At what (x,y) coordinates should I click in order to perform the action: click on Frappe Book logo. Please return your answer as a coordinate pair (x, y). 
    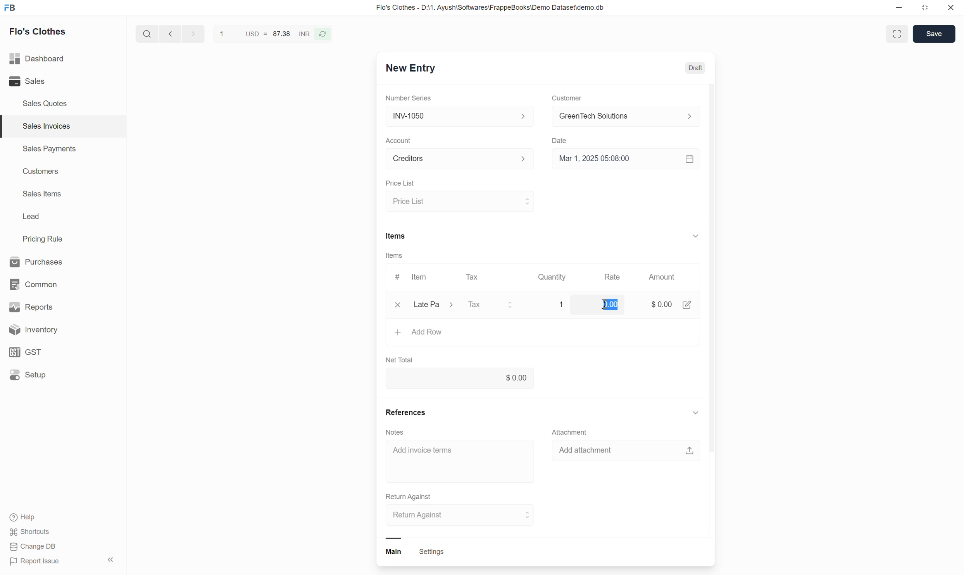
    Looking at the image, I should click on (12, 9).